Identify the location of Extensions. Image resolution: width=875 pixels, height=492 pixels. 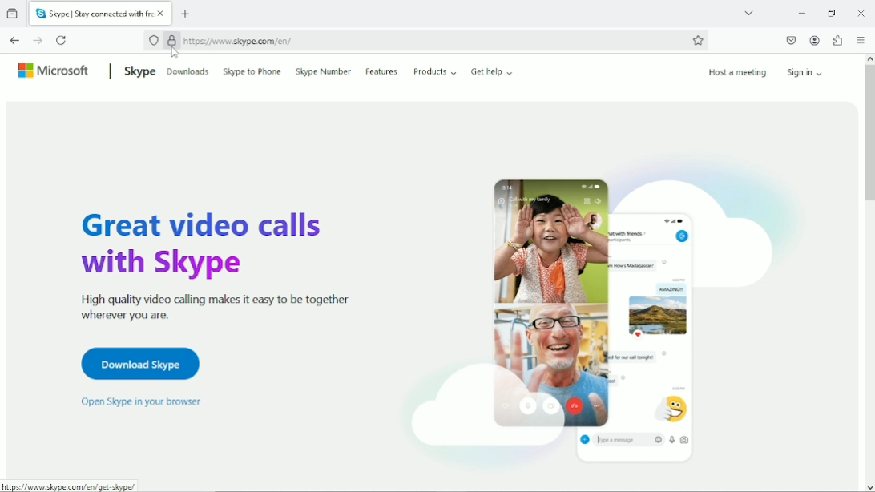
(837, 40).